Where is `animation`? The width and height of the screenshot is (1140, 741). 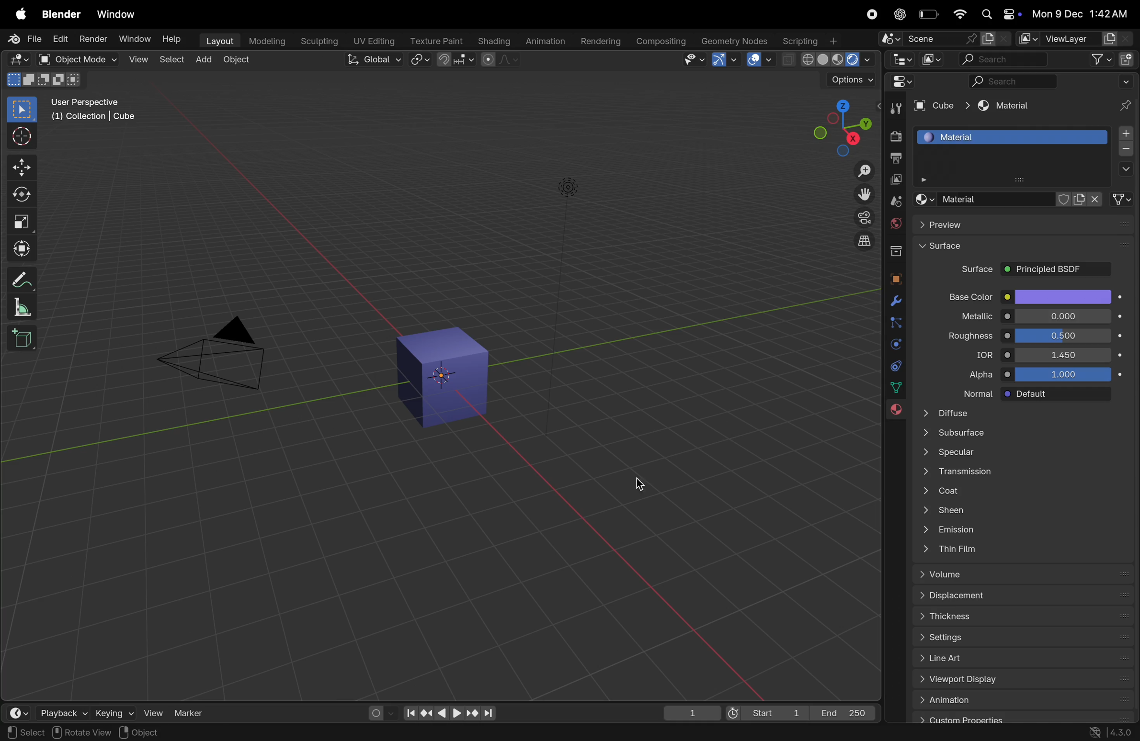
animation is located at coordinates (545, 42).